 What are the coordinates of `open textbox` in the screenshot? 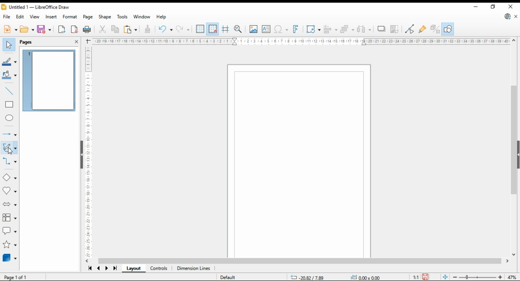 It's located at (266, 29).